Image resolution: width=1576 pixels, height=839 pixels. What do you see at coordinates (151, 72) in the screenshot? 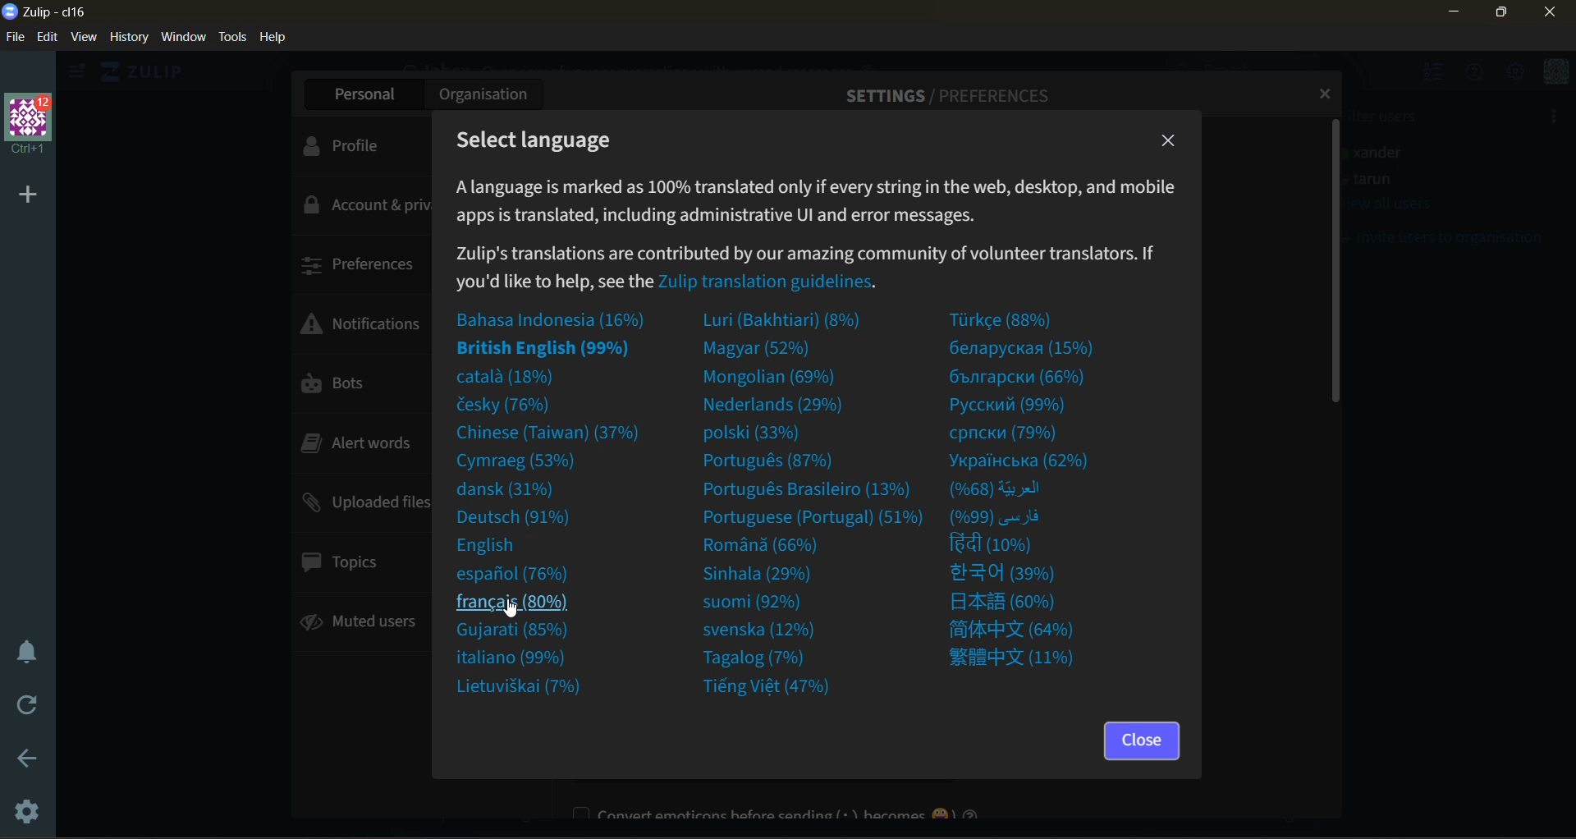
I see `home` at bounding box center [151, 72].